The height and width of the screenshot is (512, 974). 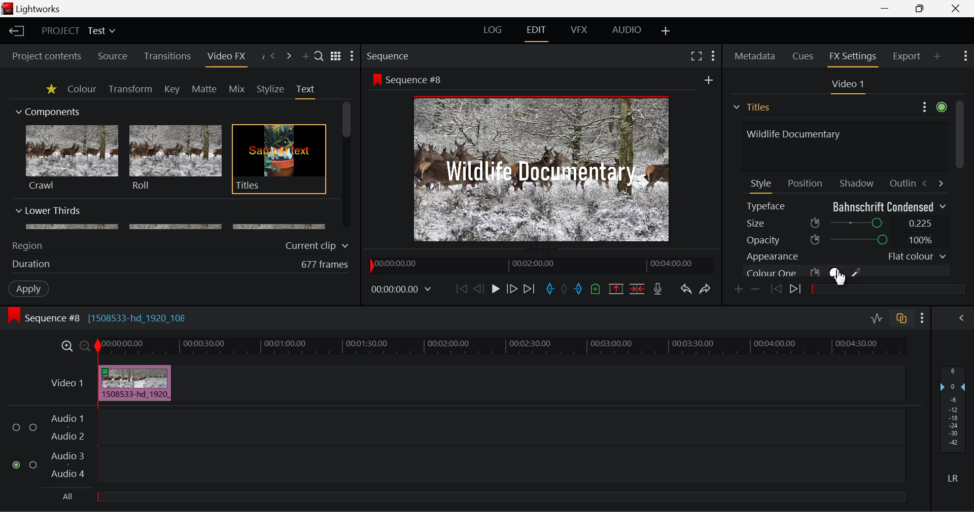 I want to click on Colour One, so click(x=821, y=272).